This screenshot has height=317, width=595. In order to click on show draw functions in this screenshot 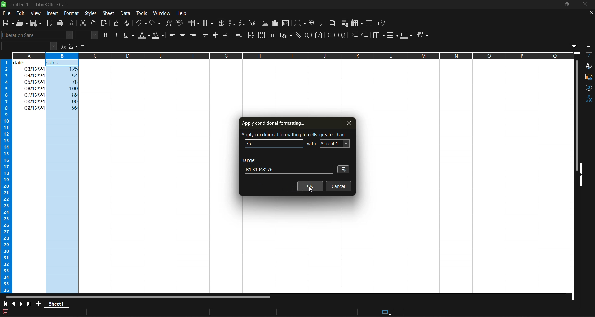, I will do `click(383, 23)`.